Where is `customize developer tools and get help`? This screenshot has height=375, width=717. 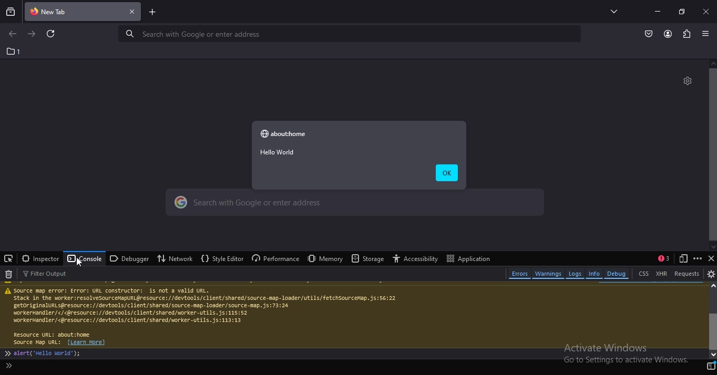 customize developer tools and get help is located at coordinates (698, 258).